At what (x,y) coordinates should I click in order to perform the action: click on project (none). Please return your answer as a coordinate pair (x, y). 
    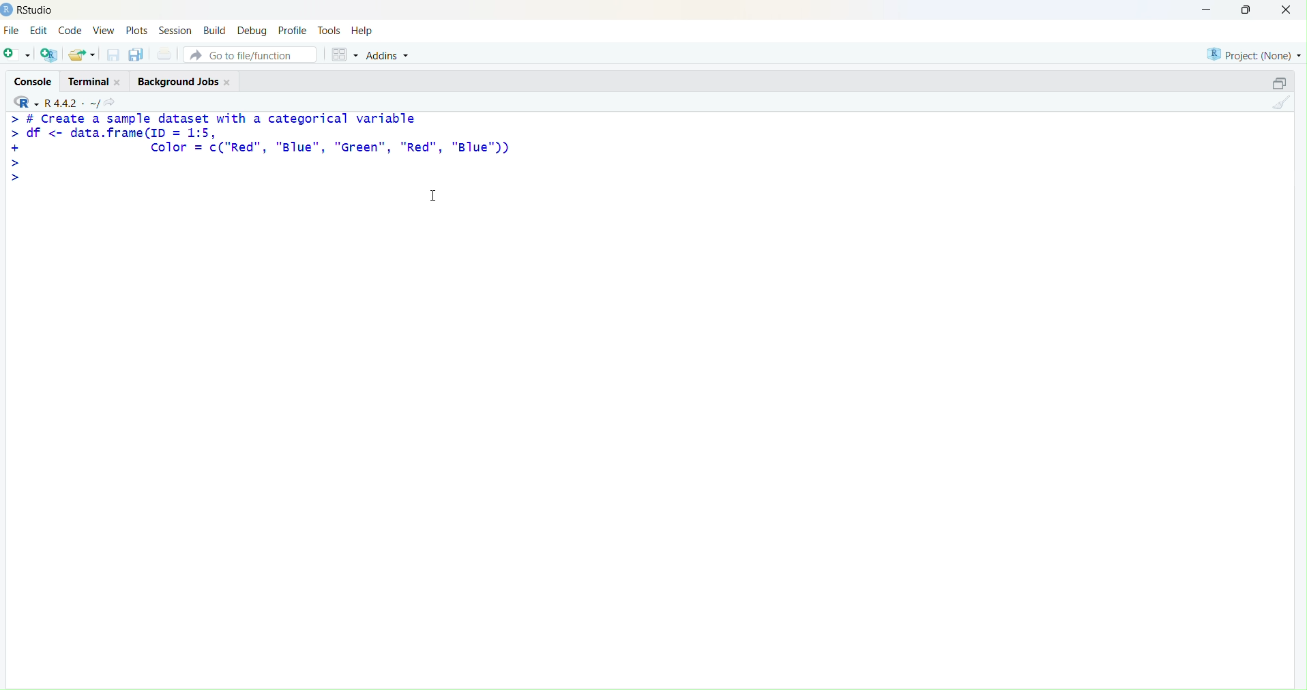
    Looking at the image, I should click on (1254, 55).